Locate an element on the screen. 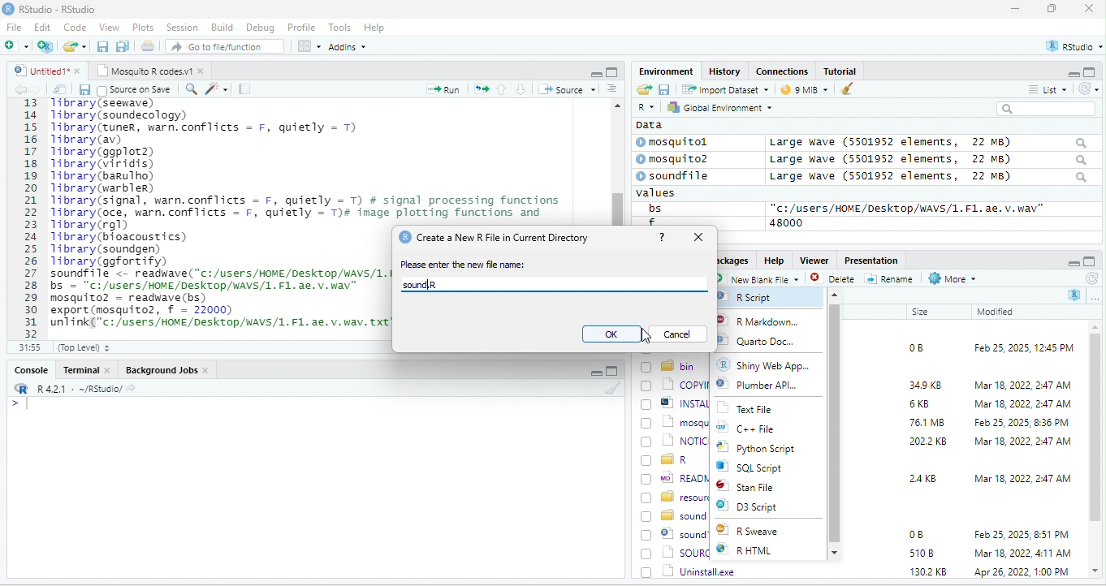 The image size is (1106, 586). Large wave (550139372 elements, JZ MB) is located at coordinates (930, 159).